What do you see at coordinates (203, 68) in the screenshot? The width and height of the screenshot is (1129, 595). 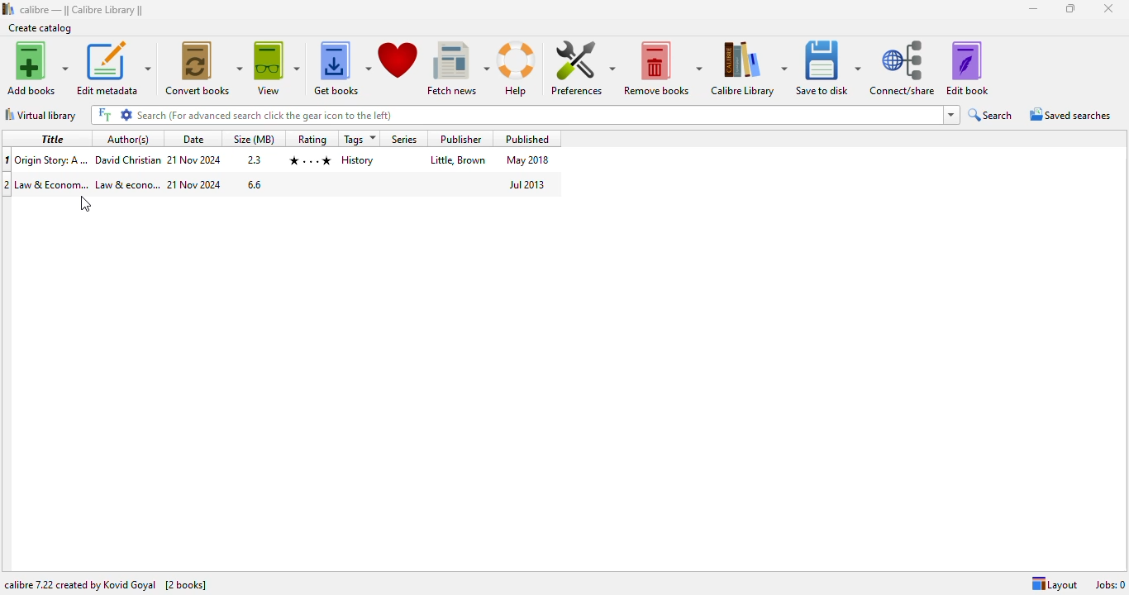 I see `convert books` at bounding box center [203, 68].